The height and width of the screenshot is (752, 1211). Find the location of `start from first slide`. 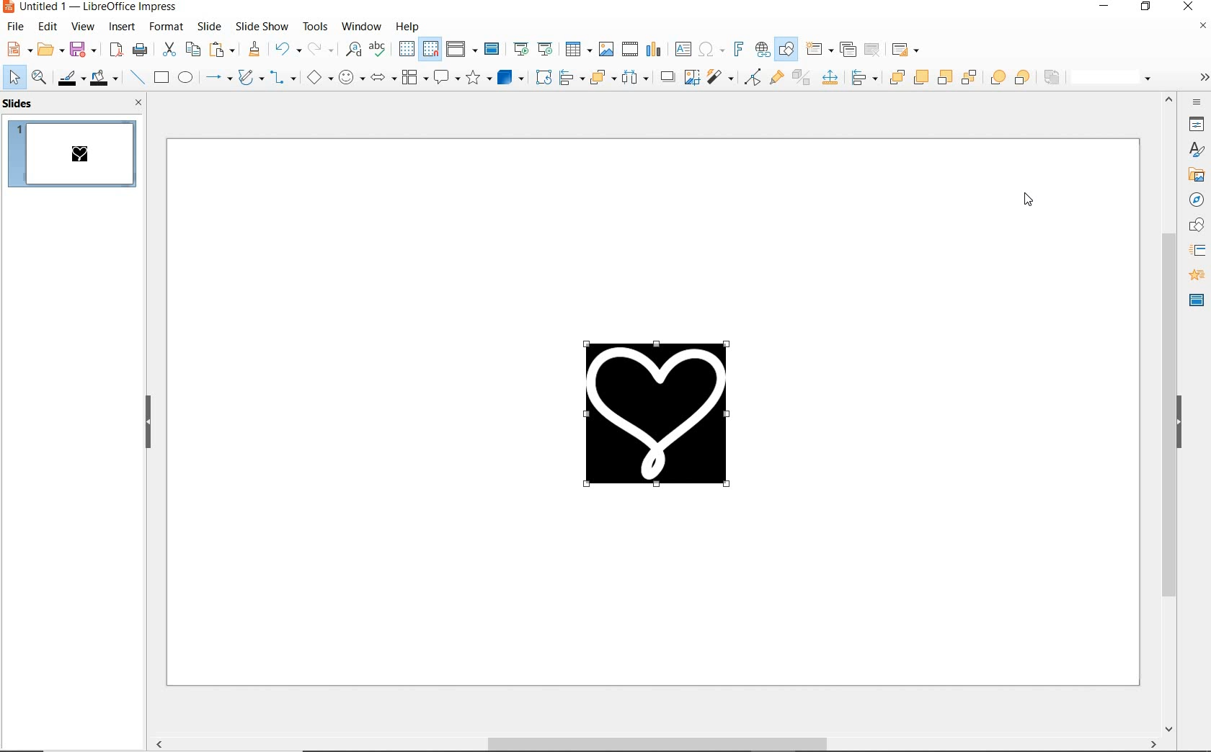

start from first slide is located at coordinates (520, 49).